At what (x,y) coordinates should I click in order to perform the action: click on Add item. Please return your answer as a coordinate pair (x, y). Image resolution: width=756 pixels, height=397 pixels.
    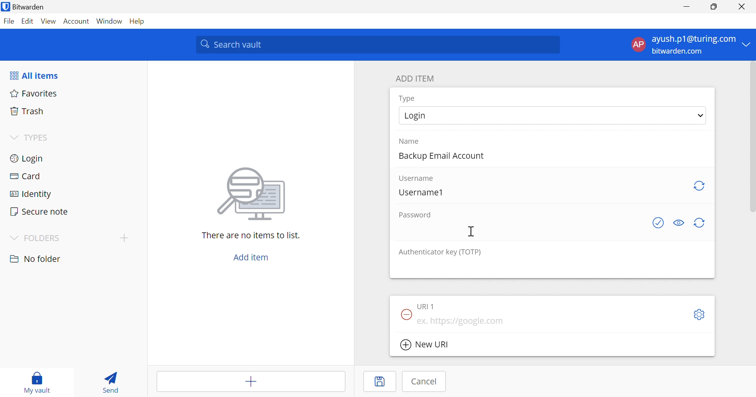
    Looking at the image, I should click on (250, 380).